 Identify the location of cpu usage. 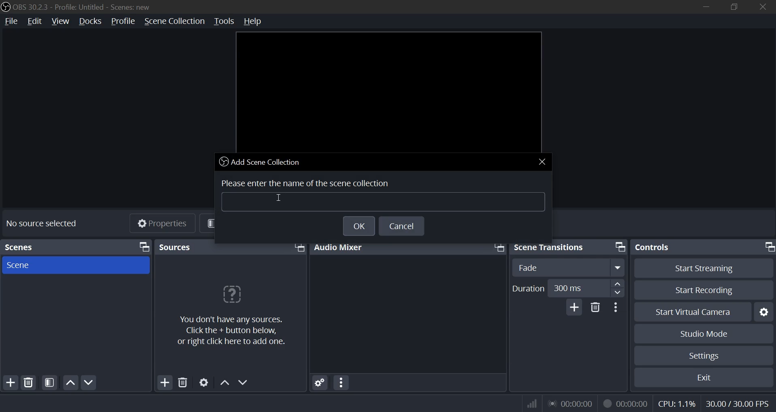
(676, 404).